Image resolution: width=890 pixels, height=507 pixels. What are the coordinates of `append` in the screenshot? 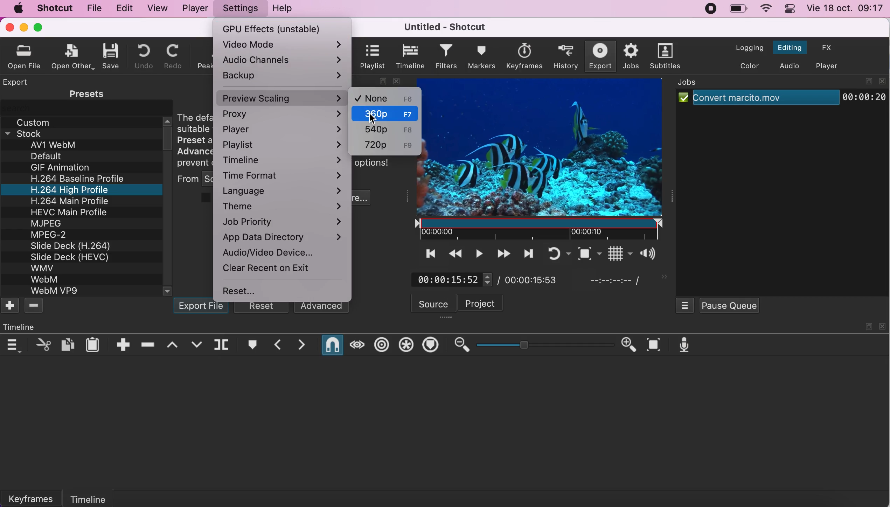 It's located at (123, 344).